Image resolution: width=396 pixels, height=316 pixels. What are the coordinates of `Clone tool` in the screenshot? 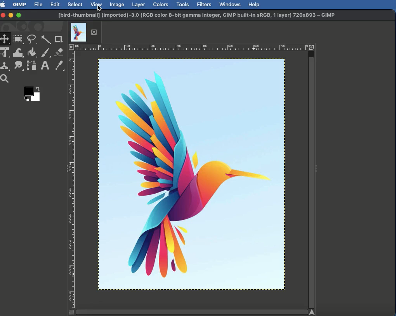 It's located at (6, 66).